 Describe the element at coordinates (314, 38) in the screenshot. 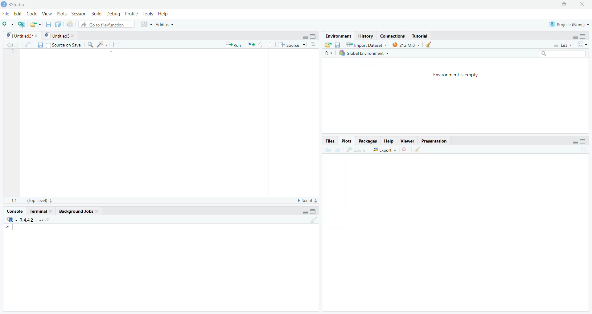

I see `maximize` at that location.